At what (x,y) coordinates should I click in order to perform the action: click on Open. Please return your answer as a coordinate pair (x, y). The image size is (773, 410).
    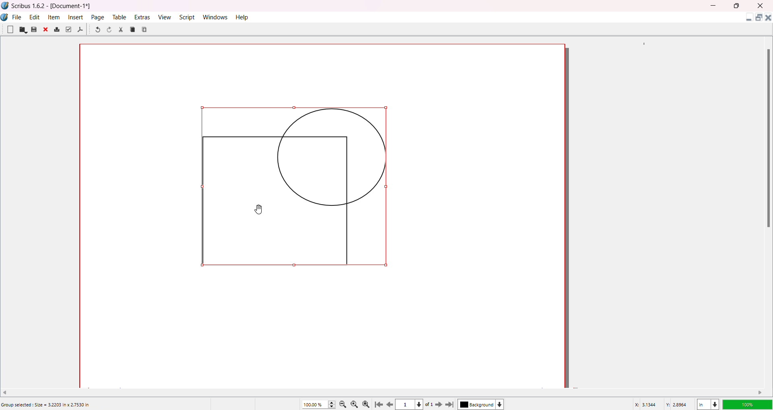
    Looking at the image, I should click on (23, 30).